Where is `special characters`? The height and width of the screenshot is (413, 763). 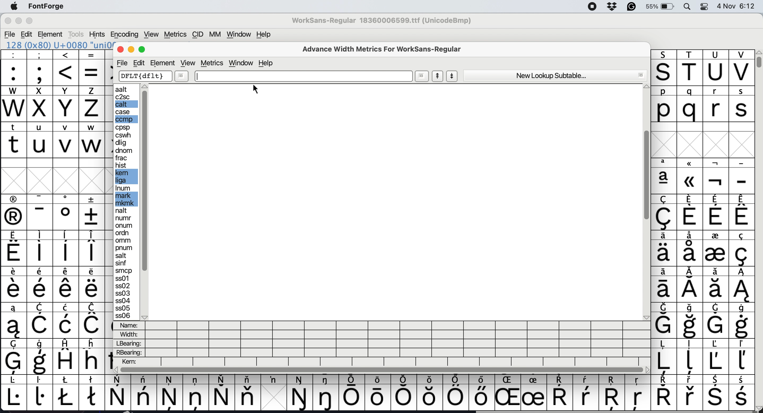 special characters is located at coordinates (703, 252).